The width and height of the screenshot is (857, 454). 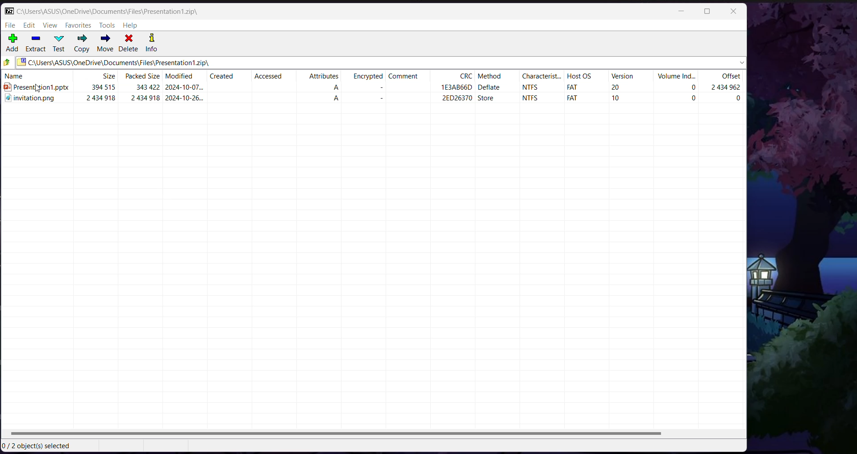 I want to click on File, so click(x=10, y=26).